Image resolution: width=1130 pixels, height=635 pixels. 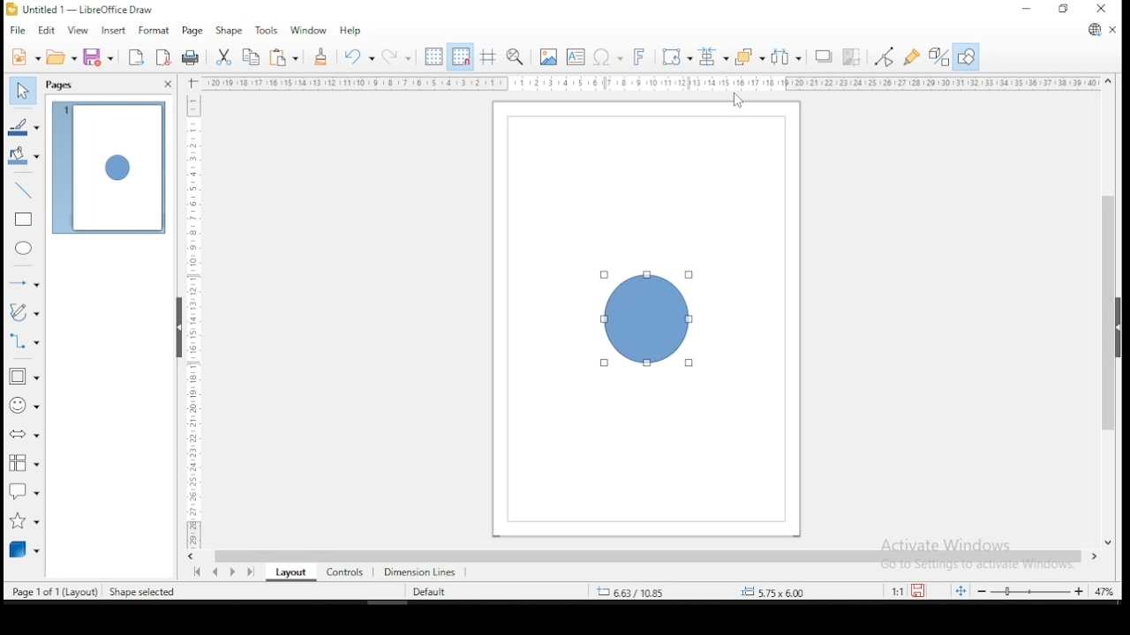 What do you see at coordinates (56, 590) in the screenshot?
I see `page 1 of 1 (layout)` at bounding box center [56, 590].